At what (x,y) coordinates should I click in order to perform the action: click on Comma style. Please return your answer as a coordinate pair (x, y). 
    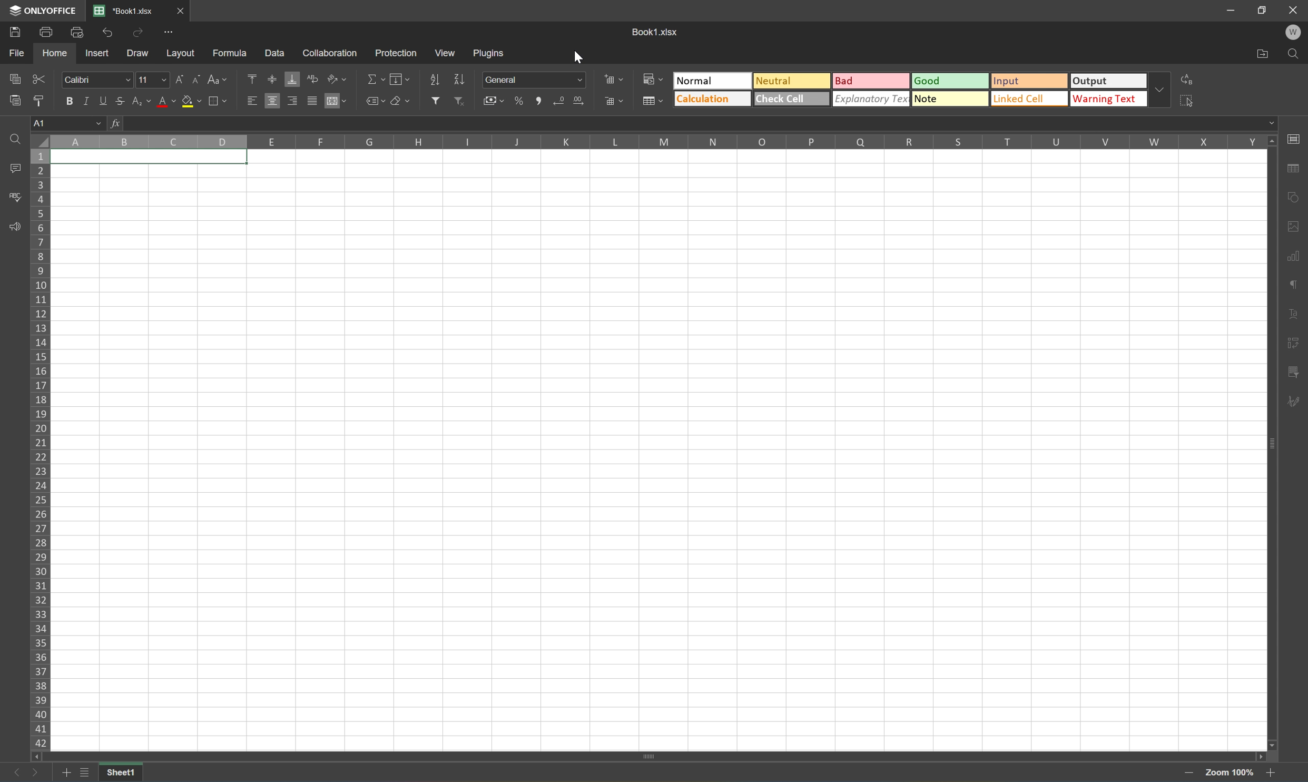
    Looking at the image, I should click on (541, 101).